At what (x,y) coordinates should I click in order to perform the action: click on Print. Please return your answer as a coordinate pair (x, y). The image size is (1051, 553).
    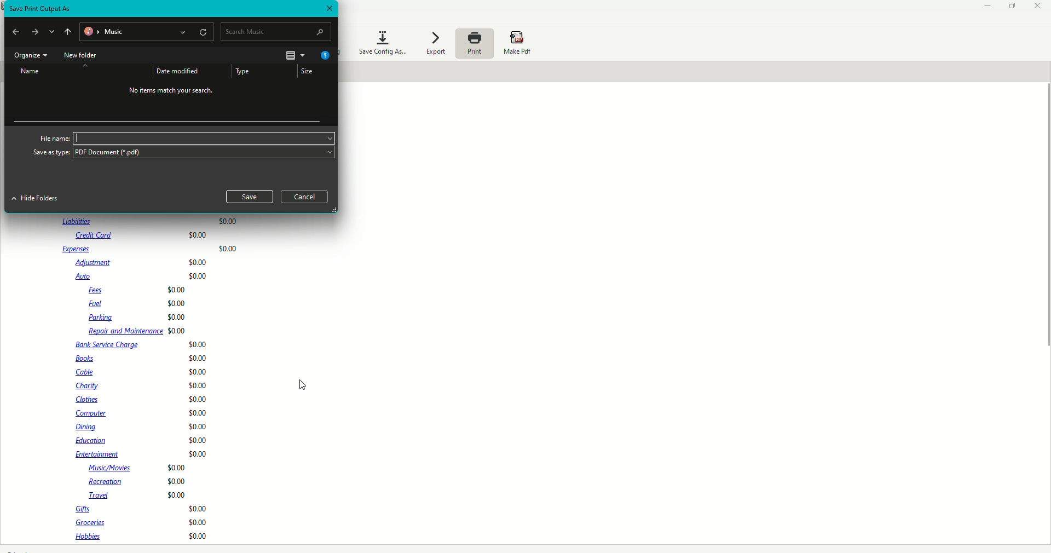
    Looking at the image, I should click on (473, 43).